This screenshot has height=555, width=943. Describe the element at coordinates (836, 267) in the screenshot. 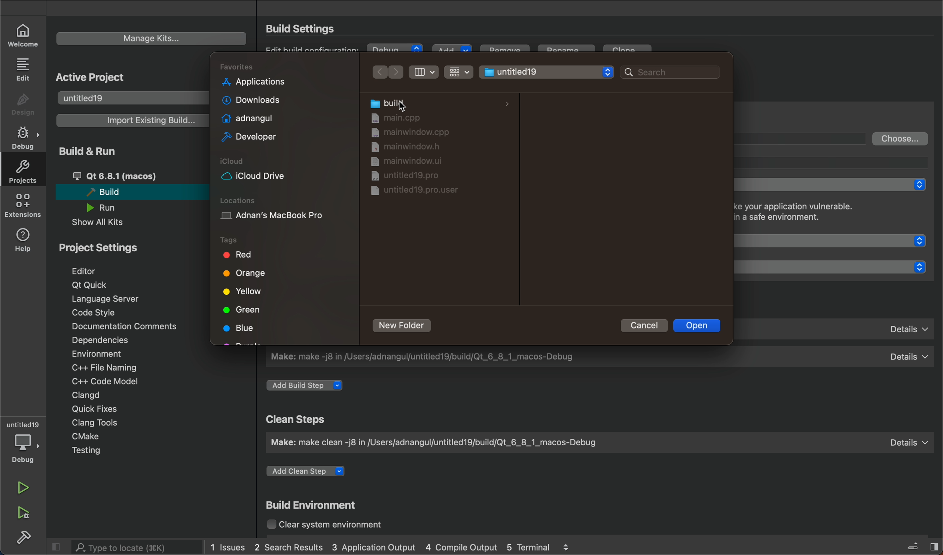

I see `qmake system` at that location.